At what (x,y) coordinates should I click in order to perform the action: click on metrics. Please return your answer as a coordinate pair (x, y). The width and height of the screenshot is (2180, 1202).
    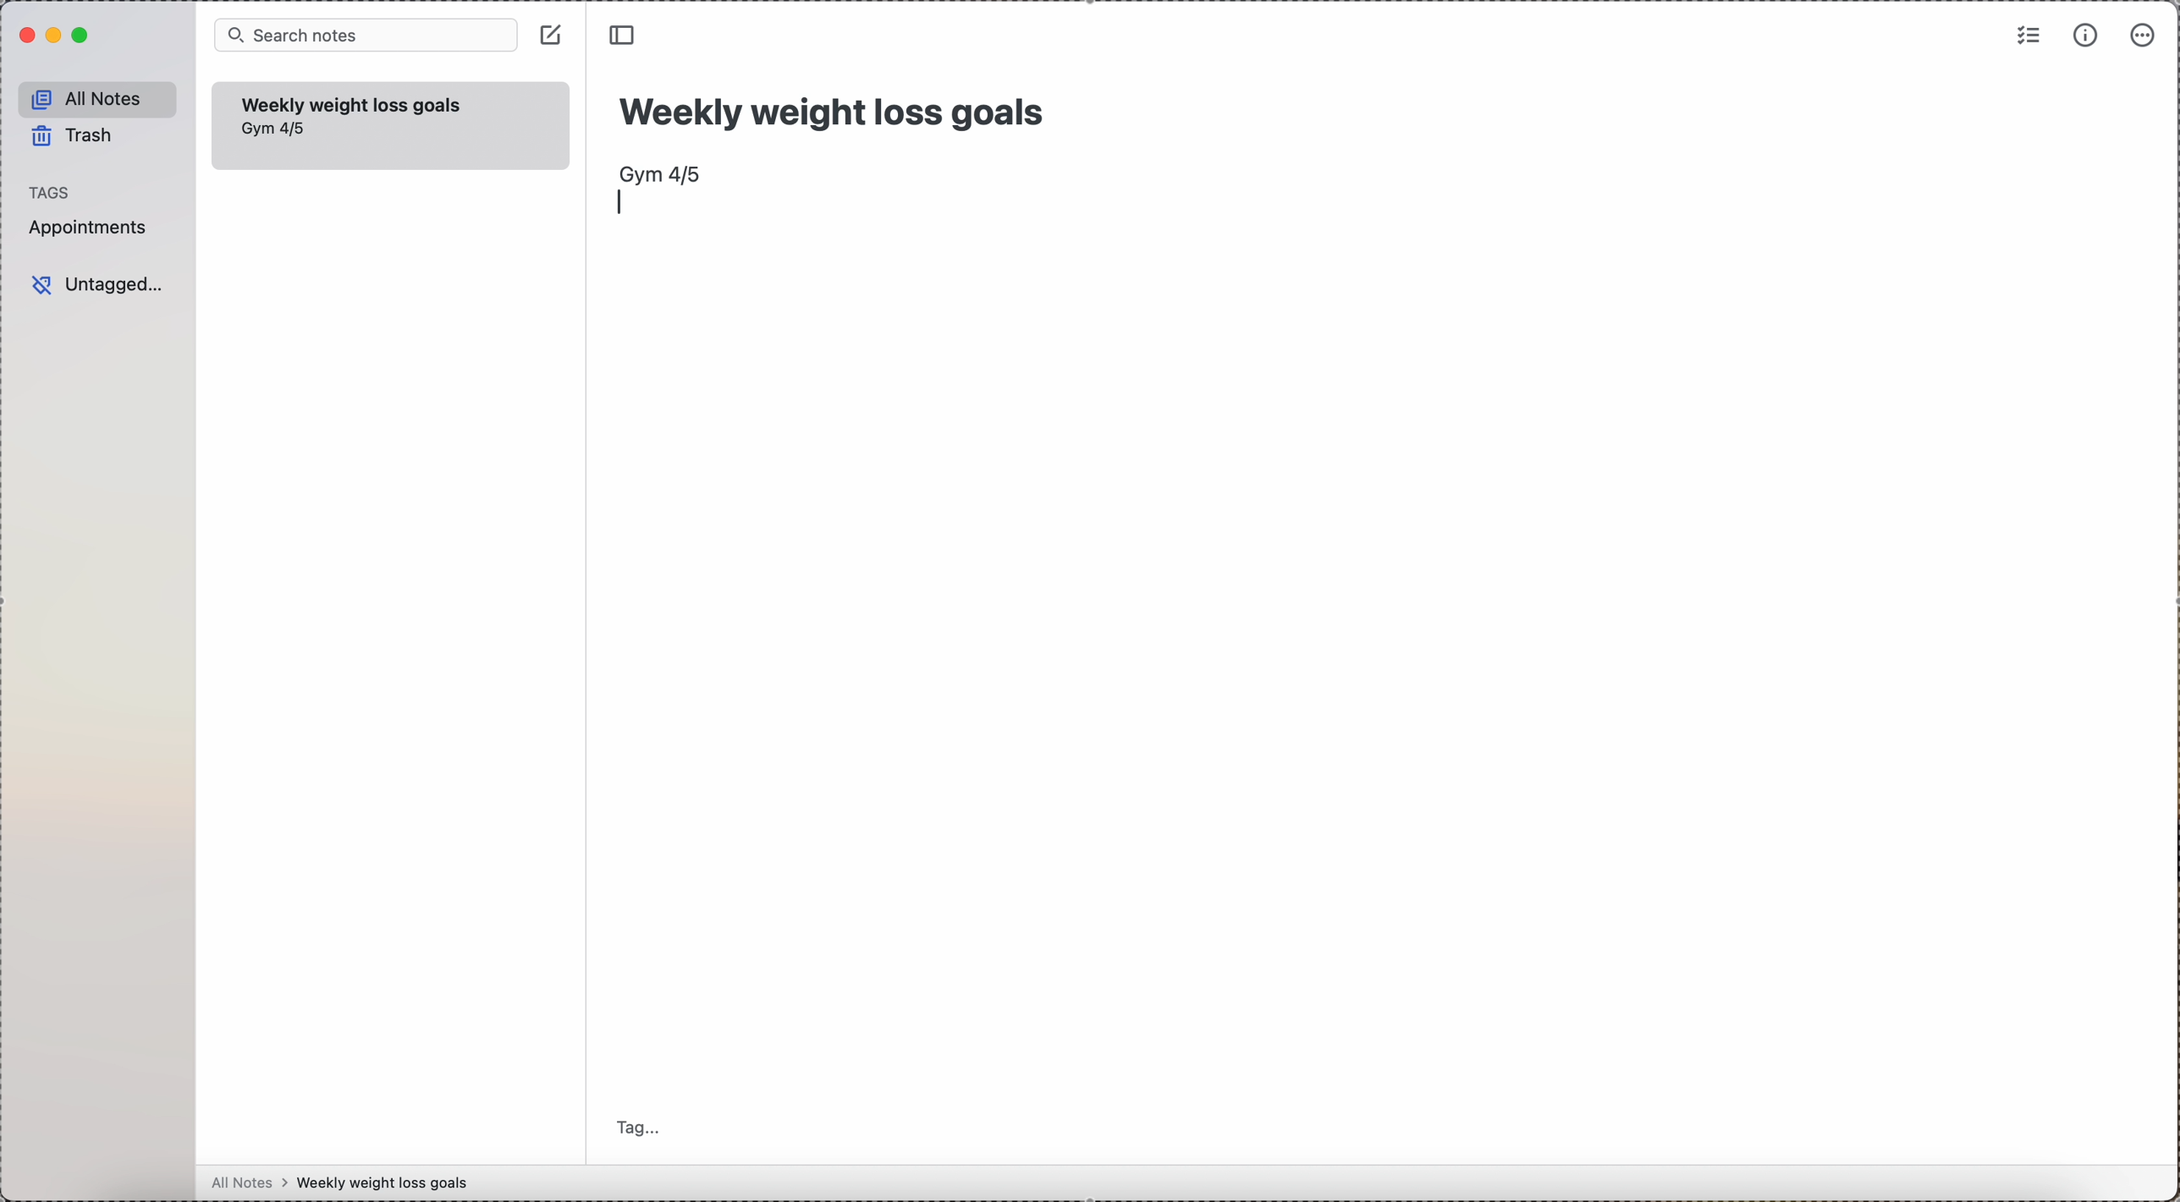
    Looking at the image, I should click on (2084, 36).